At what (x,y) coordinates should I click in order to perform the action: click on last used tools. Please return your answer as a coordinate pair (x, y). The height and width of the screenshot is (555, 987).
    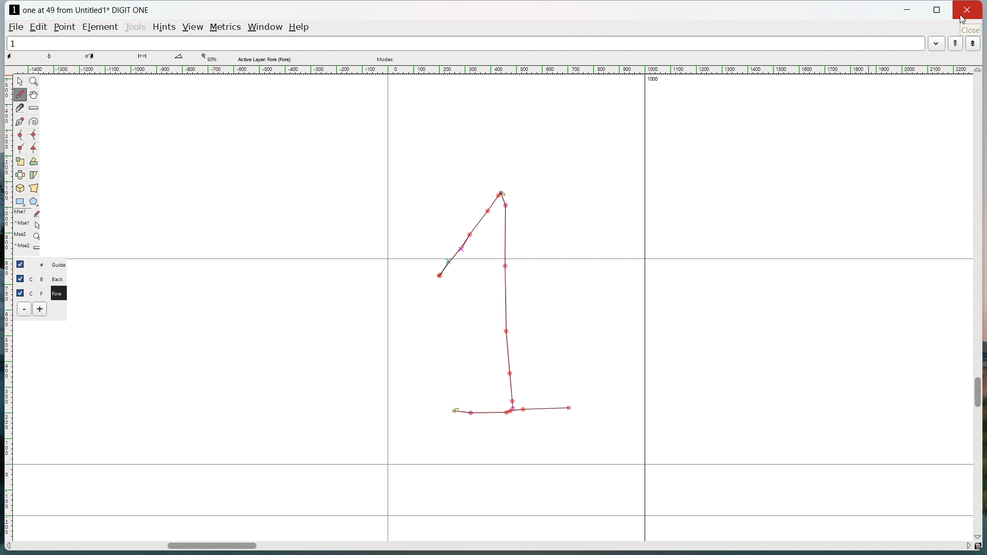
    Looking at the image, I should click on (26, 232).